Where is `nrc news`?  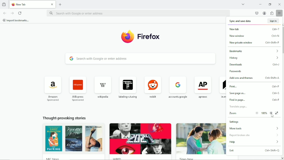 nrc news is located at coordinates (51, 158).